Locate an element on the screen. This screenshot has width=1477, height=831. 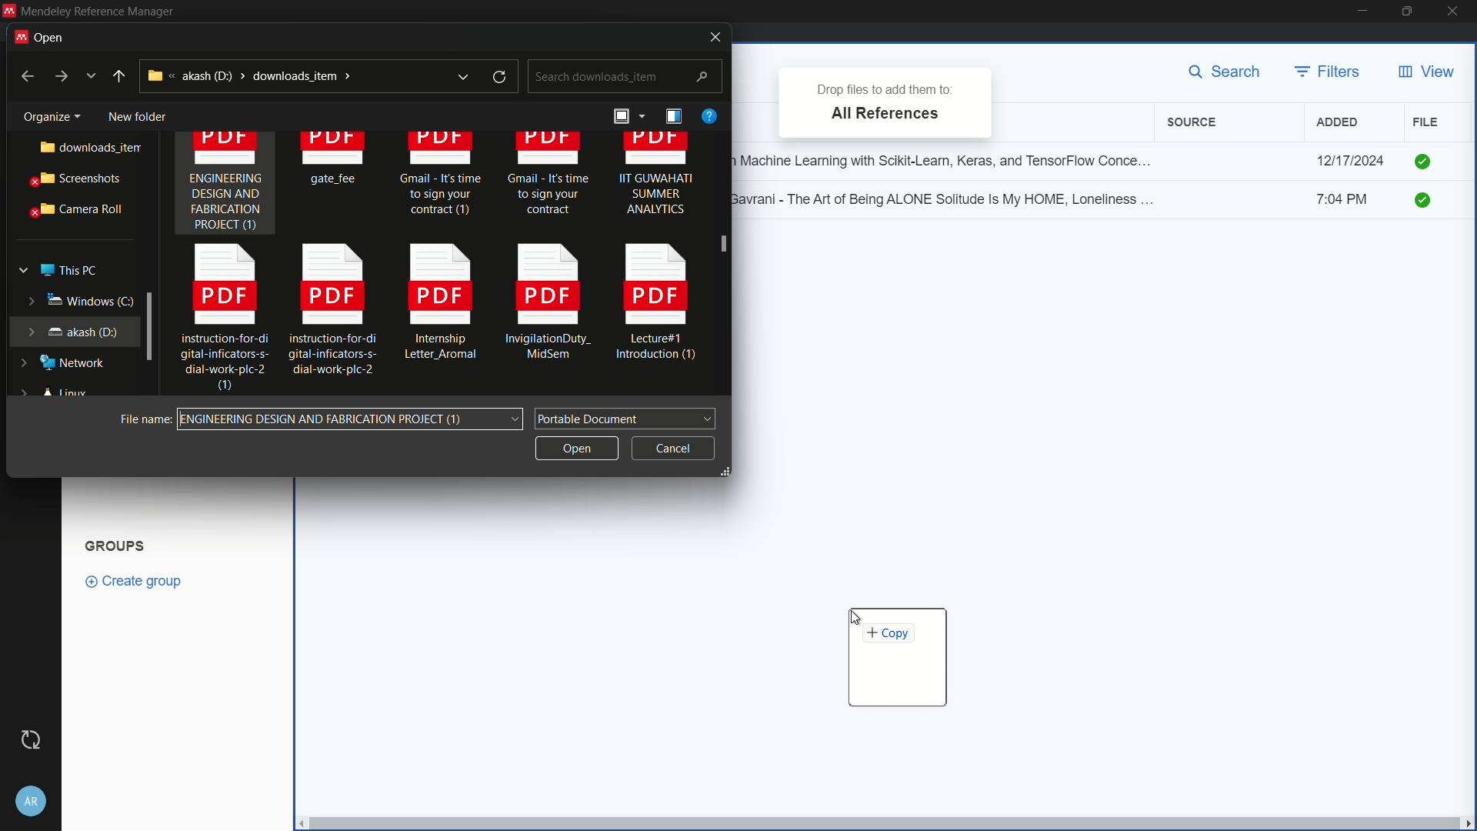
search is located at coordinates (1229, 73).